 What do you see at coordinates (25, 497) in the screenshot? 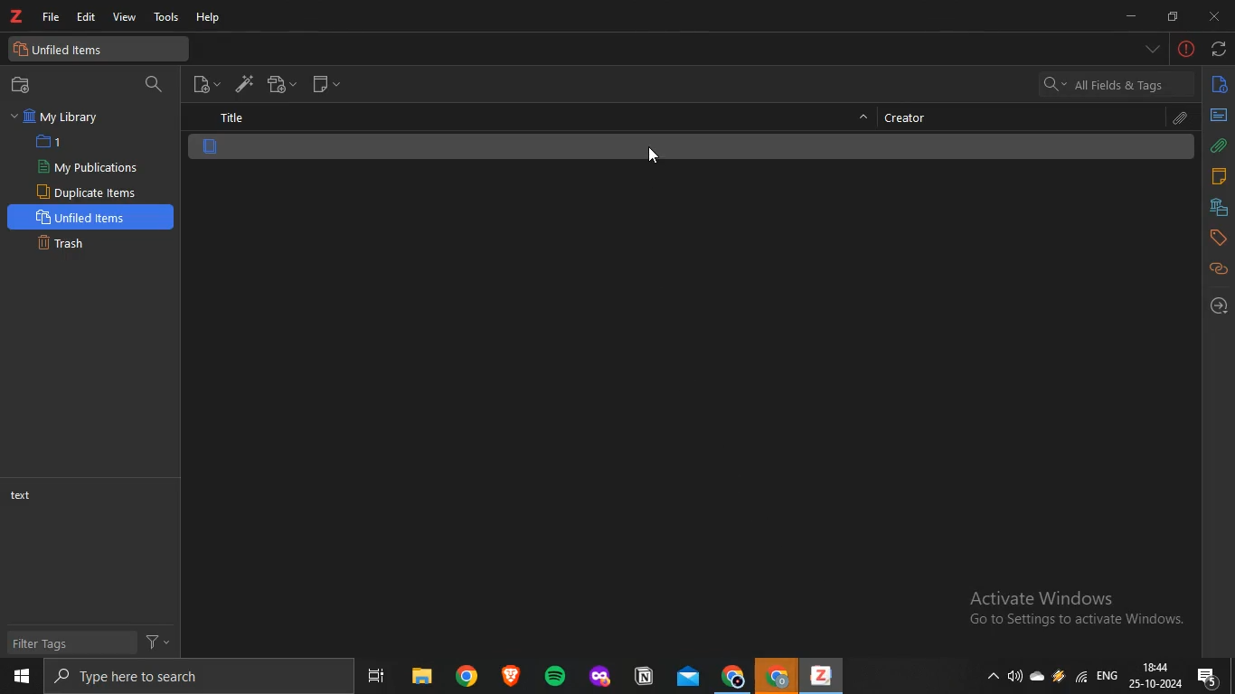
I see `text` at bounding box center [25, 497].